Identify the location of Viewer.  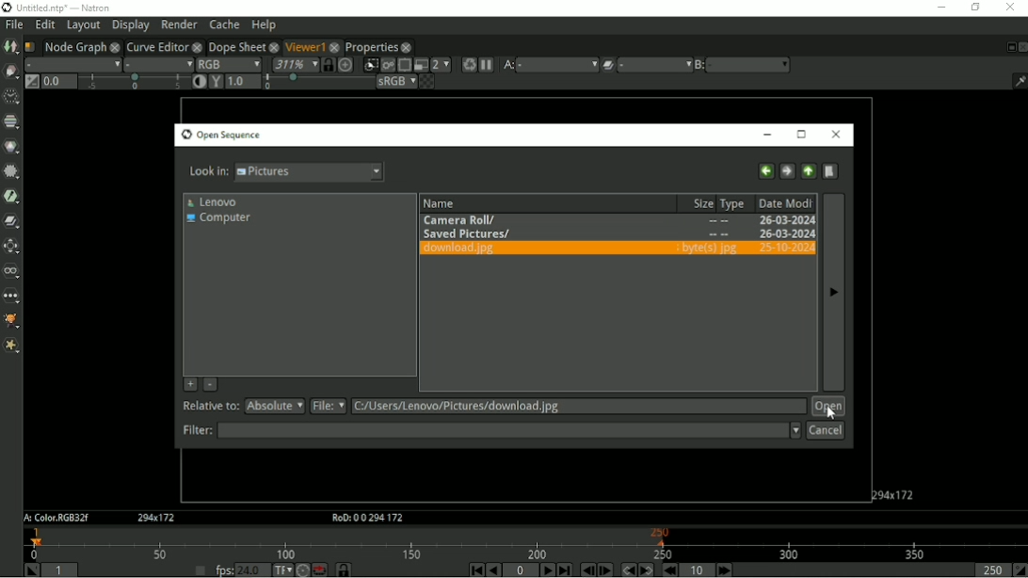
(302, 45).